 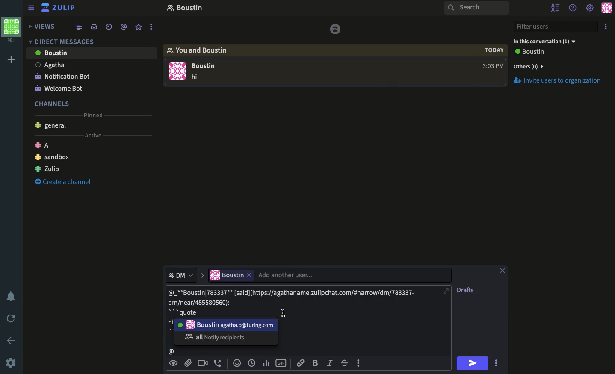 I want to click on User, so click(x=92, y=53).